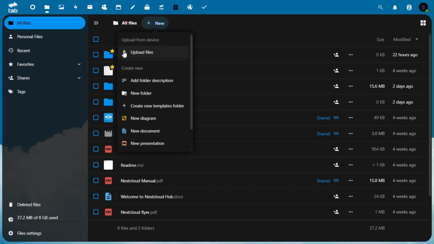 This screenshot has height=244, width=434. Describe the element at coordinates (336, 71) in the screenshot. I see `add user` at that location.